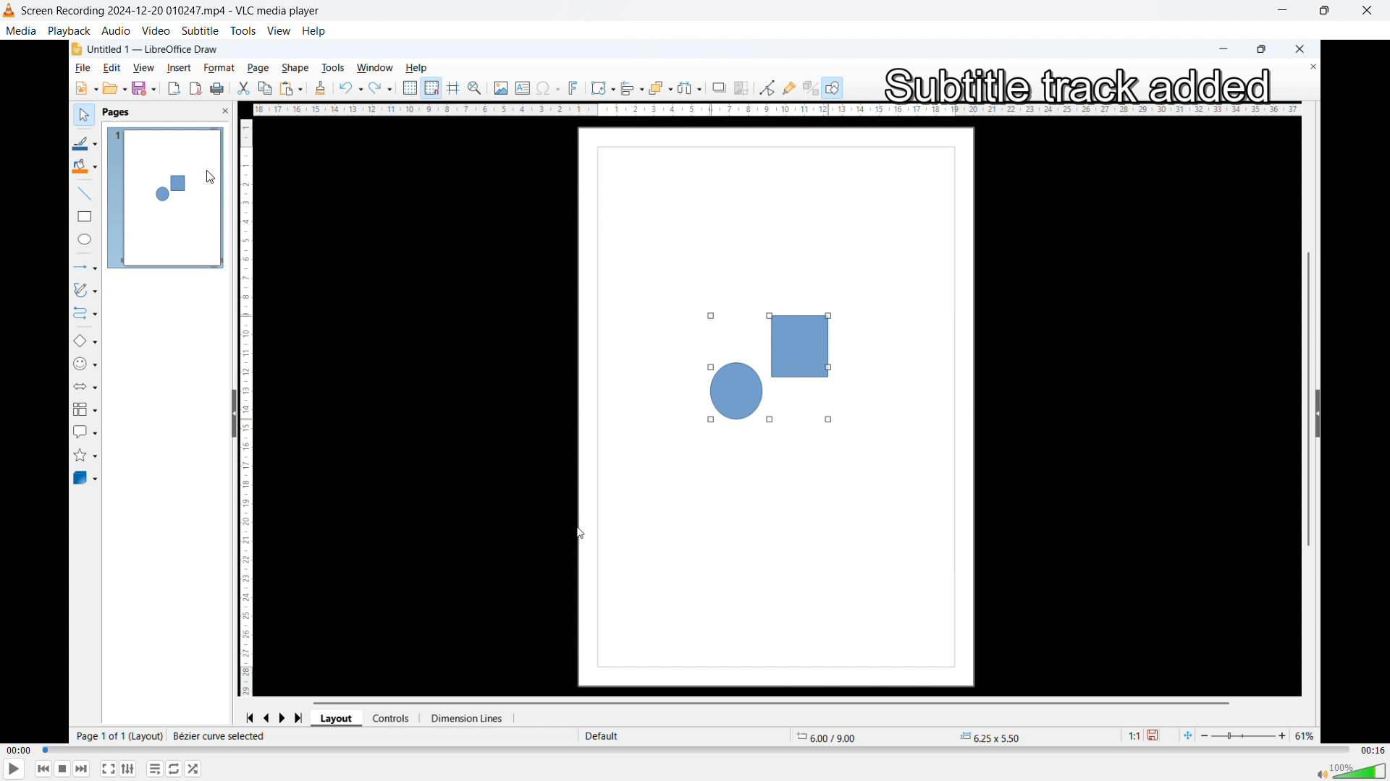 This screenshot has width=1390, height=781. Describe the element at coordinates (165, 198) in the screenshot. I see `page preview` at that location.